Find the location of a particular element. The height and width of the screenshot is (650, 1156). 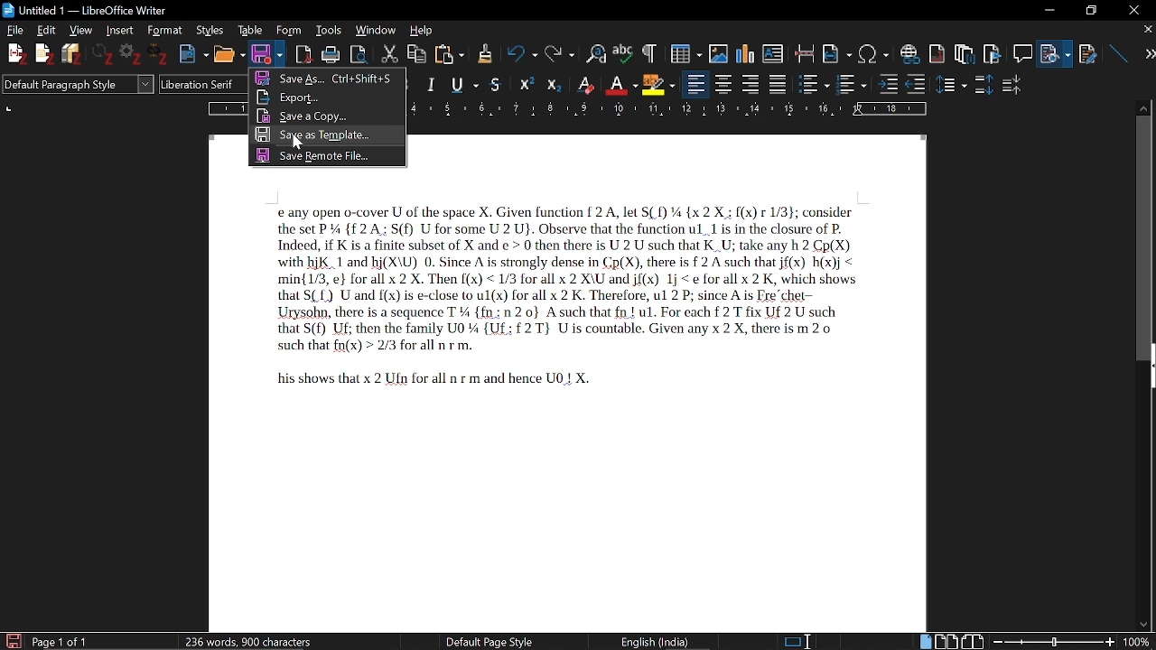

save as a remote file  is located at coordinates (323, 157).